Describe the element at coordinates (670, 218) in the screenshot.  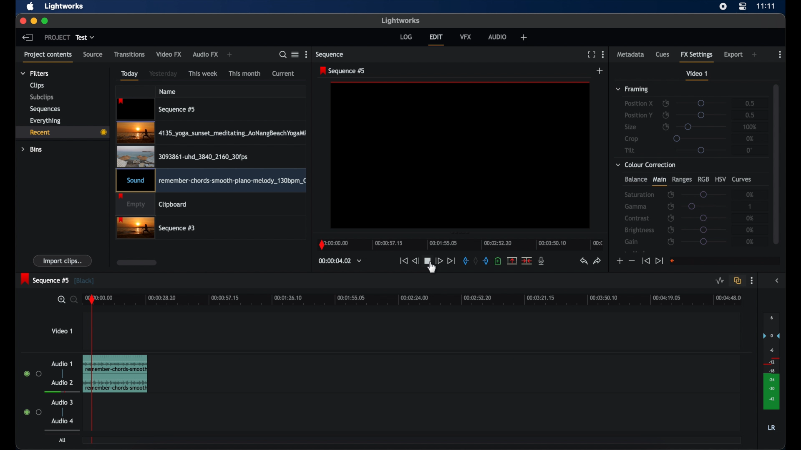
I see `enable/disable keyframes` at that location.